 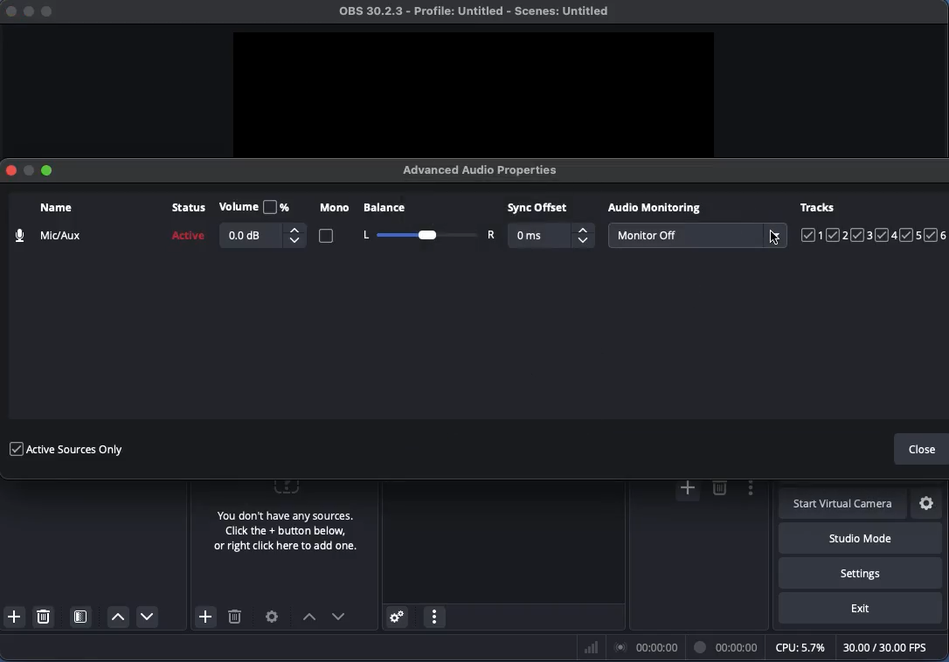 I want to click on Time, so click(x=728, y=646).